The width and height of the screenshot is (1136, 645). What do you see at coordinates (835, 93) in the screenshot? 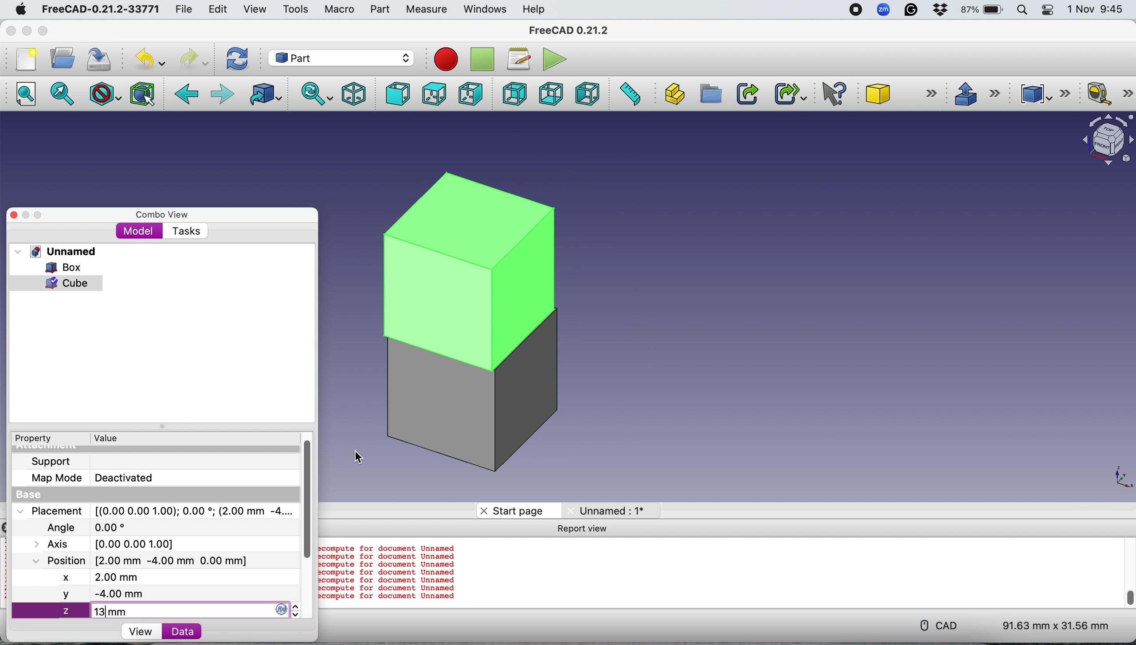
I see `What's this?` at bounding box center [835, 93].